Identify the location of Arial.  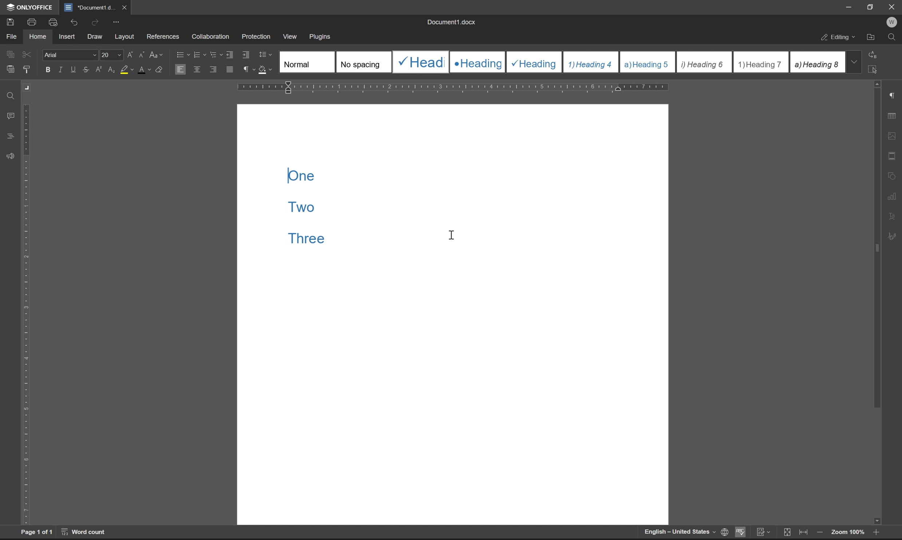
(69, 54).